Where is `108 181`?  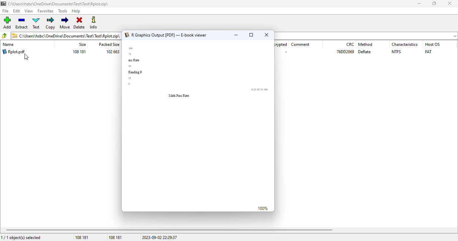
108 181 is located at coordinates (79, 52).